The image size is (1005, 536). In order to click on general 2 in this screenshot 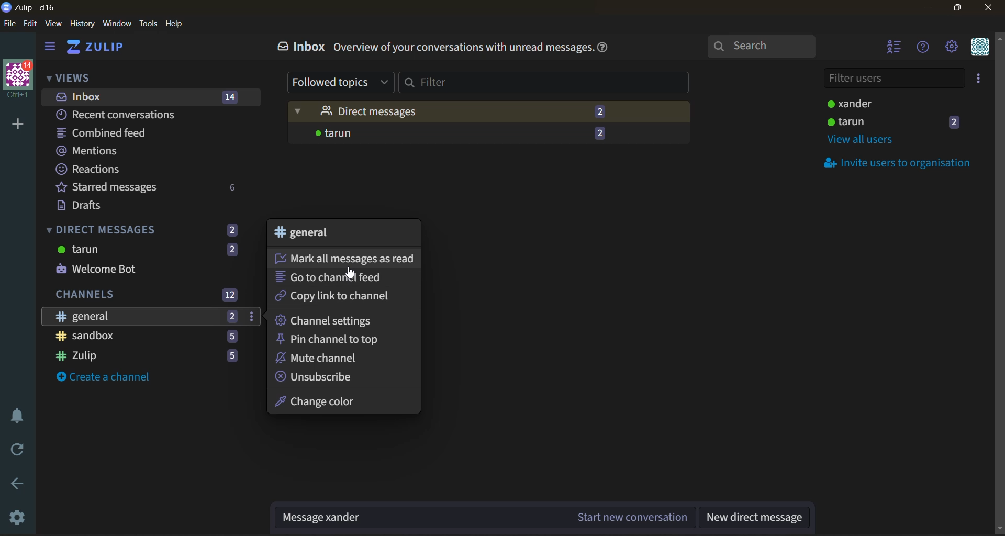, I will do `click(153, 317)`.